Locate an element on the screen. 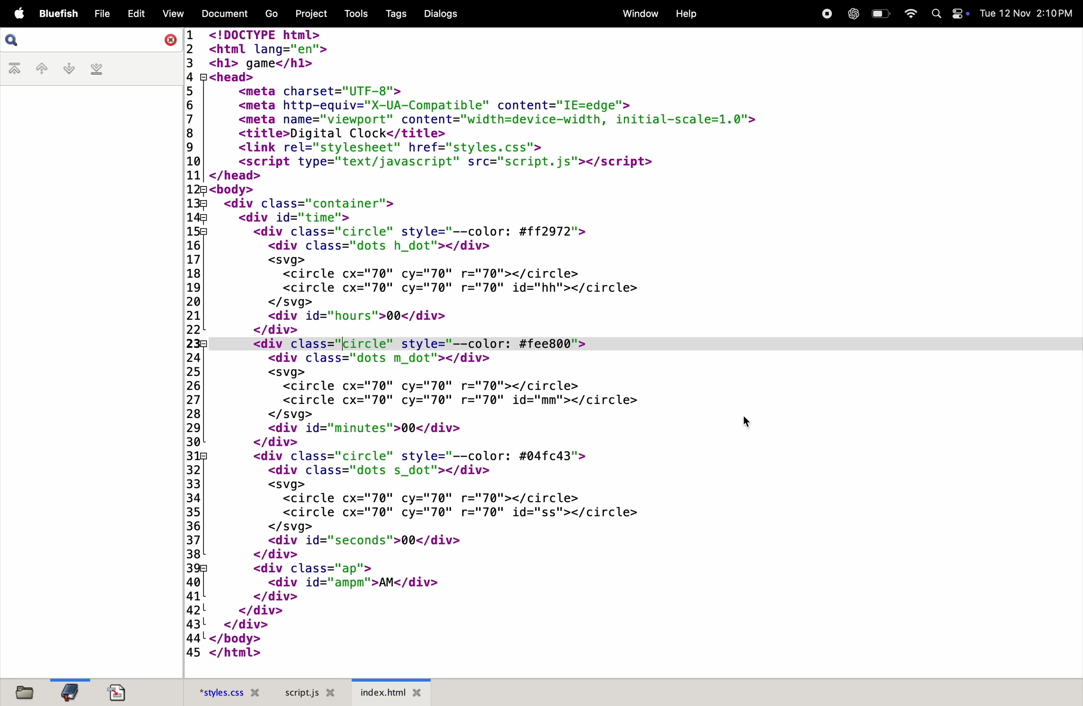 The height and width of the screenshot is (706, 1083). redone task is located at coordinates (507, 343).